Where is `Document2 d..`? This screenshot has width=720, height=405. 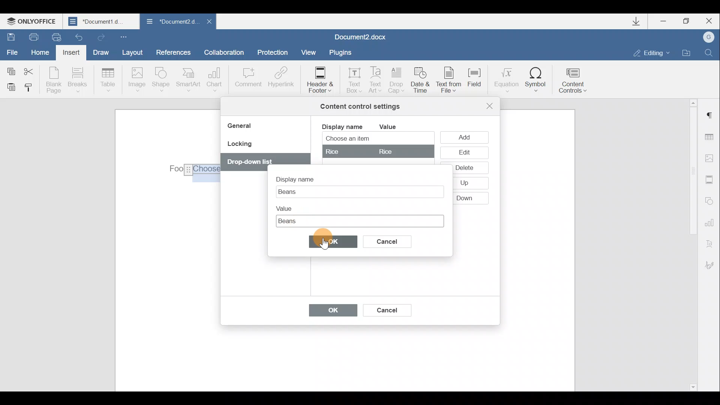 Document2 d.. is located at coordinates (172, 23).